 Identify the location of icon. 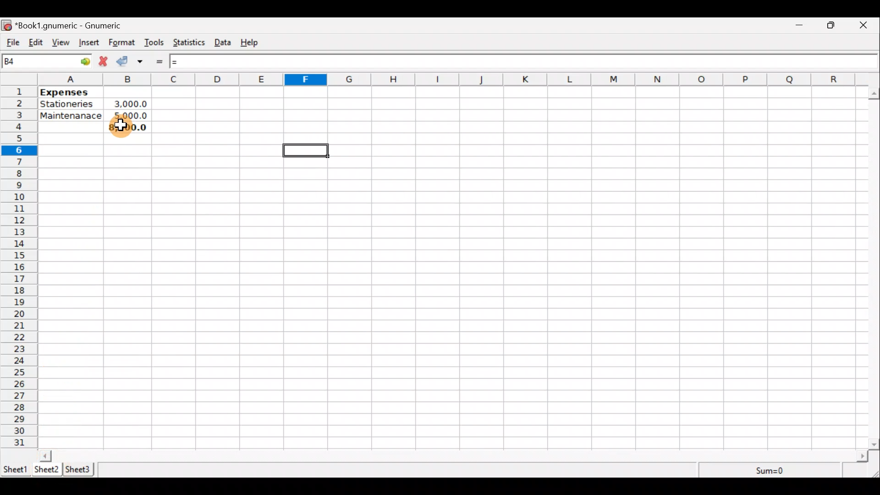
(7, 26).